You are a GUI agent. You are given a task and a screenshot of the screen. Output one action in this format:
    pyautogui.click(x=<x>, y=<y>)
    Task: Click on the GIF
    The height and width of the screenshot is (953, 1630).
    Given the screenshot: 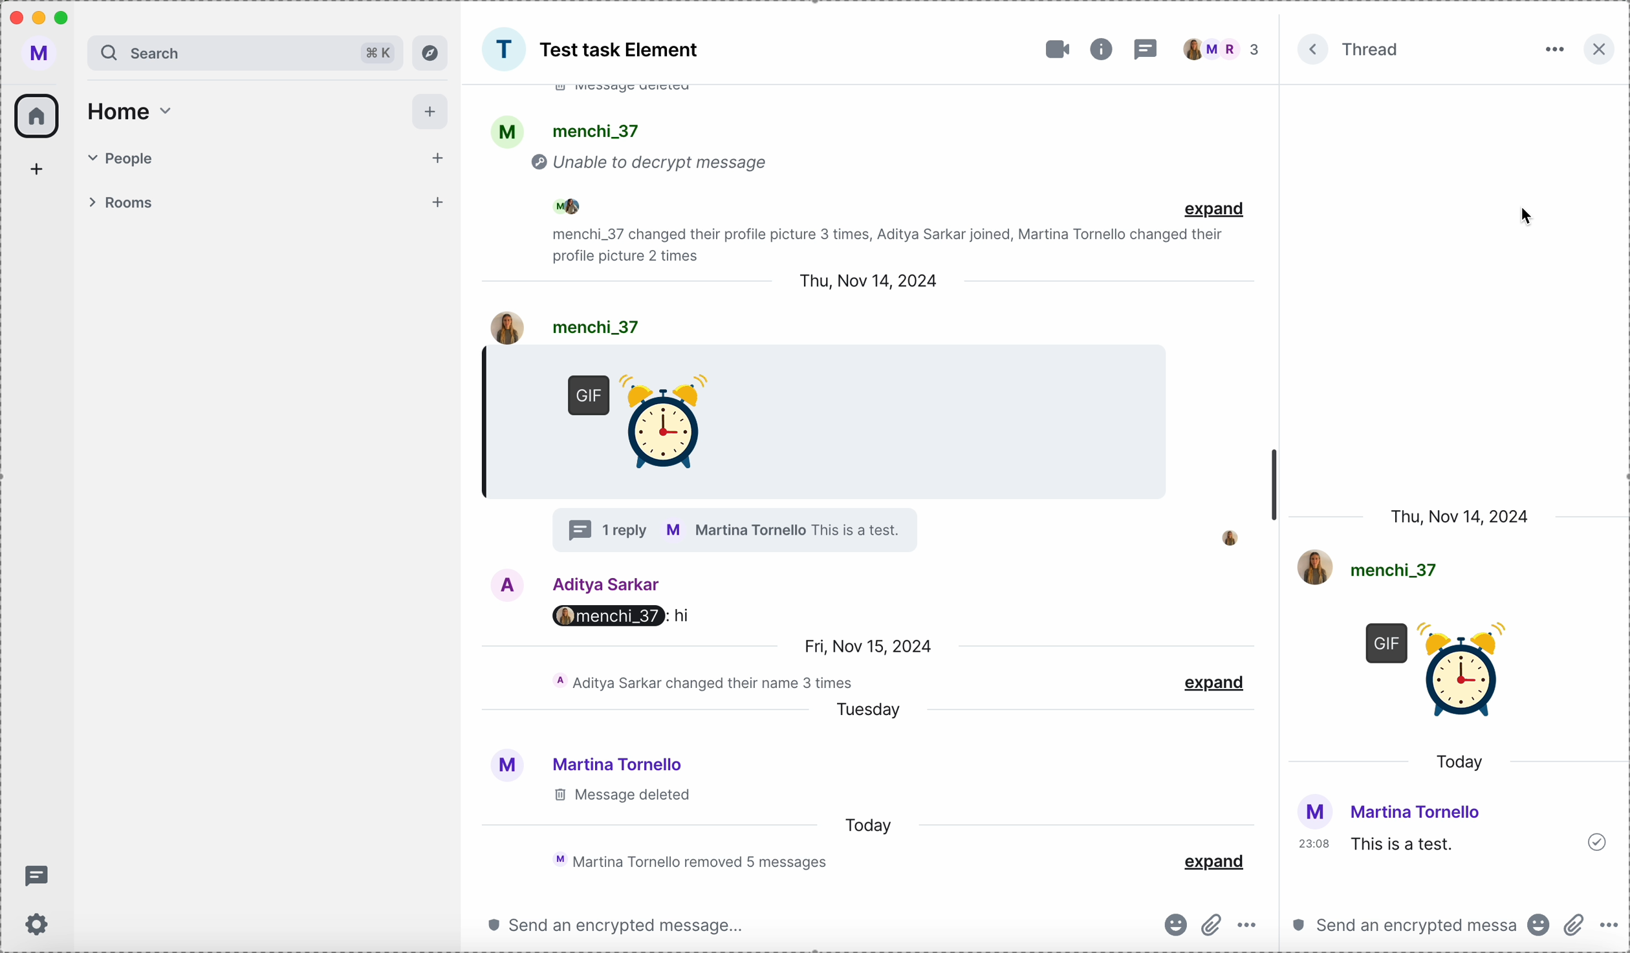 What is the action you would take?
    pyautogui.click(x=1441, y=678)
    